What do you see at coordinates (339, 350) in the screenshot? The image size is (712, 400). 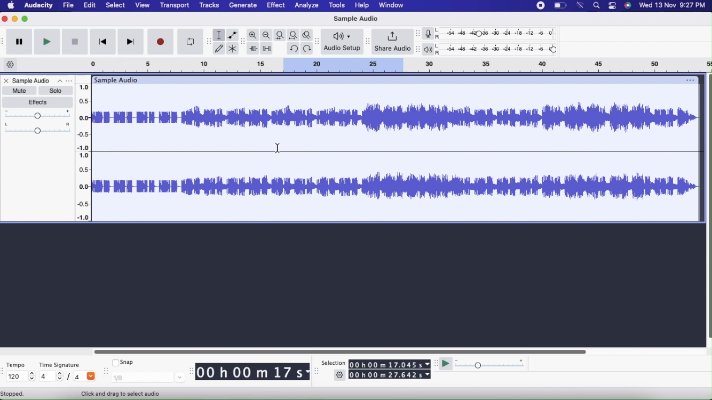 I see `Slider` at bounding box center [339, 350].